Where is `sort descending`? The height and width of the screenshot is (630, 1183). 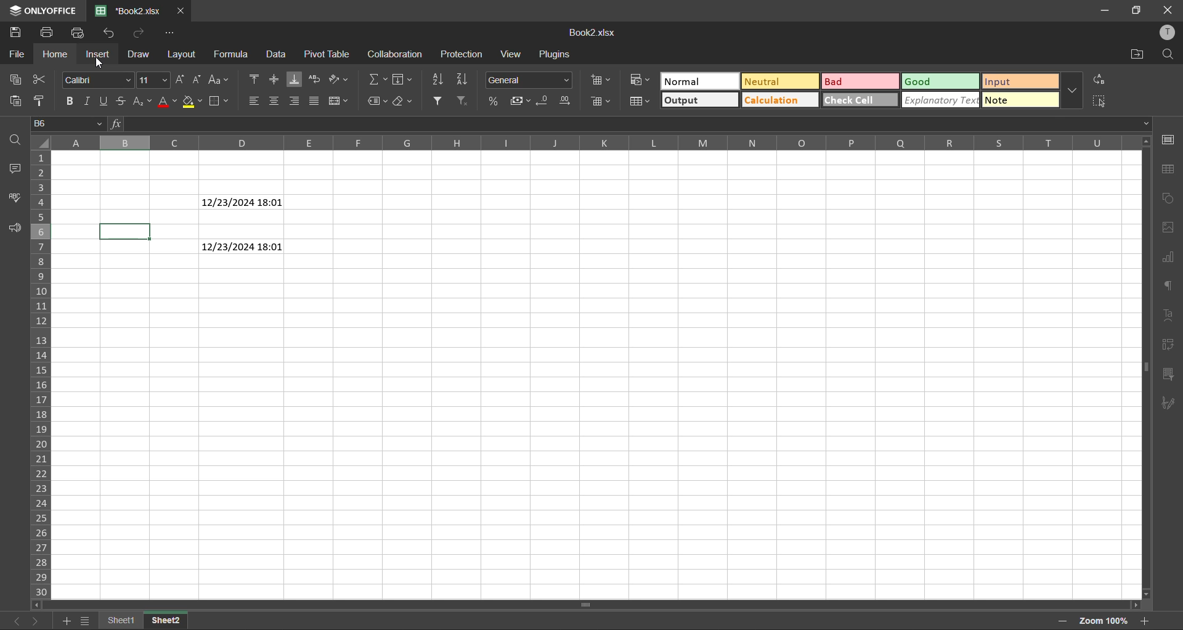 sort descending is located at coordinates (463, 79).